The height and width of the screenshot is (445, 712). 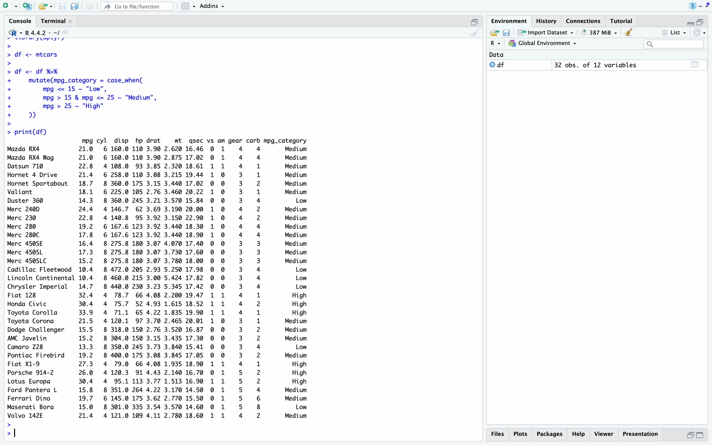 I want to click on 32 obs. of 12 variables, so click(x=595, y=65).